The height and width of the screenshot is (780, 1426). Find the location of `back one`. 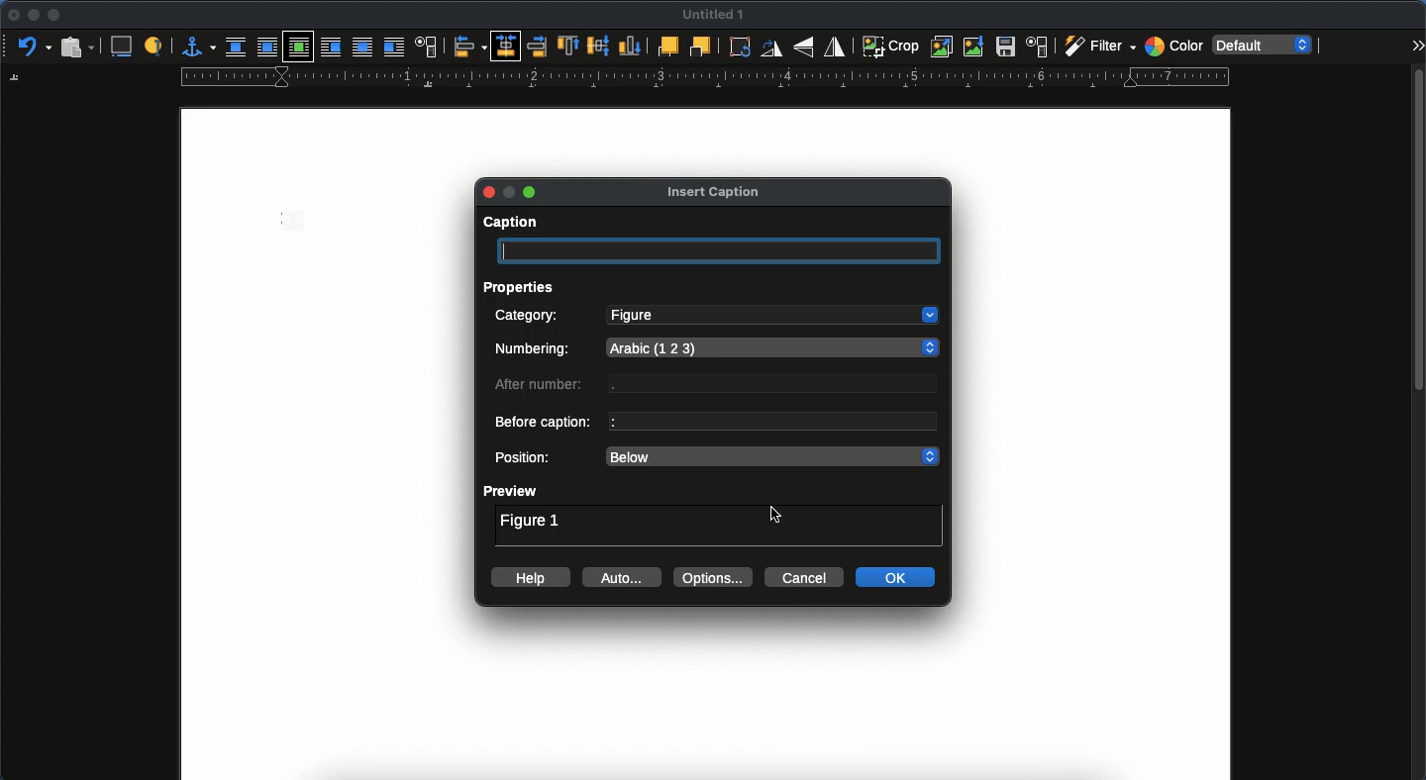

back one is located at coordinates (700, 47).